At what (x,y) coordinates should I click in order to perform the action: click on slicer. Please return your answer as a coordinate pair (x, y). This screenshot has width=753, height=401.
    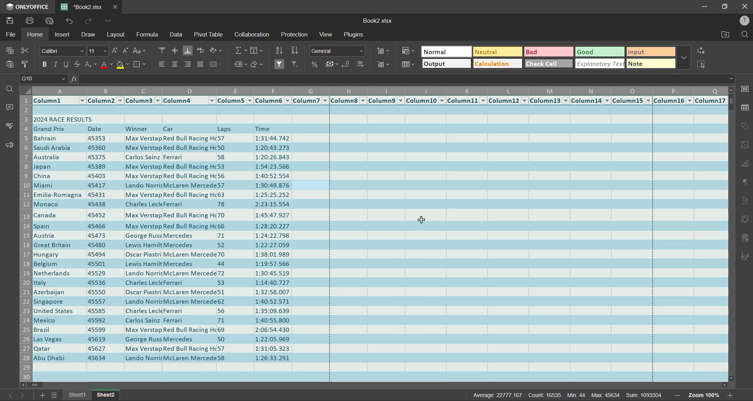
    Looking at the image, I should click on (746, 238).